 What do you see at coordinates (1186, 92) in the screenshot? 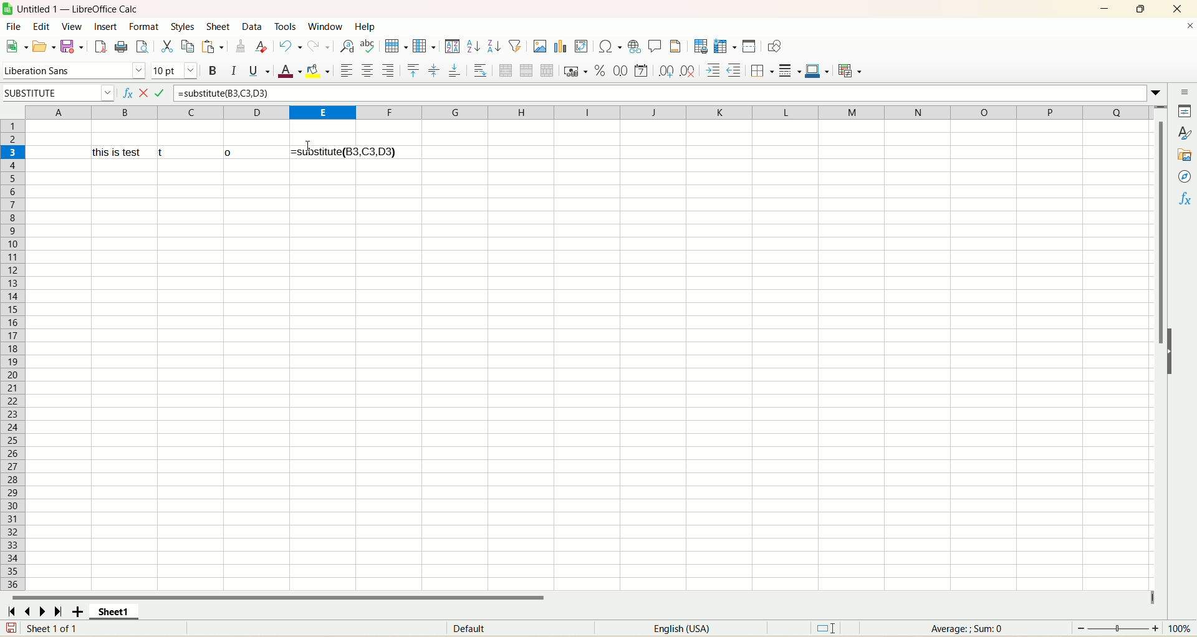
I see `sidebar` at bounding box center [1186, 92].